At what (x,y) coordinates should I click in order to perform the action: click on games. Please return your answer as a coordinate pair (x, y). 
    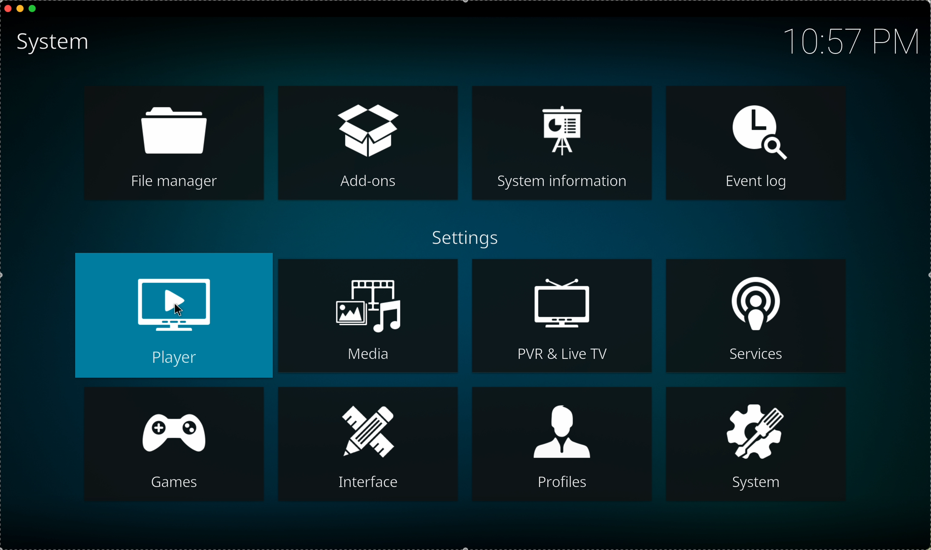
    Looking at the image, I should click on (175, 444).